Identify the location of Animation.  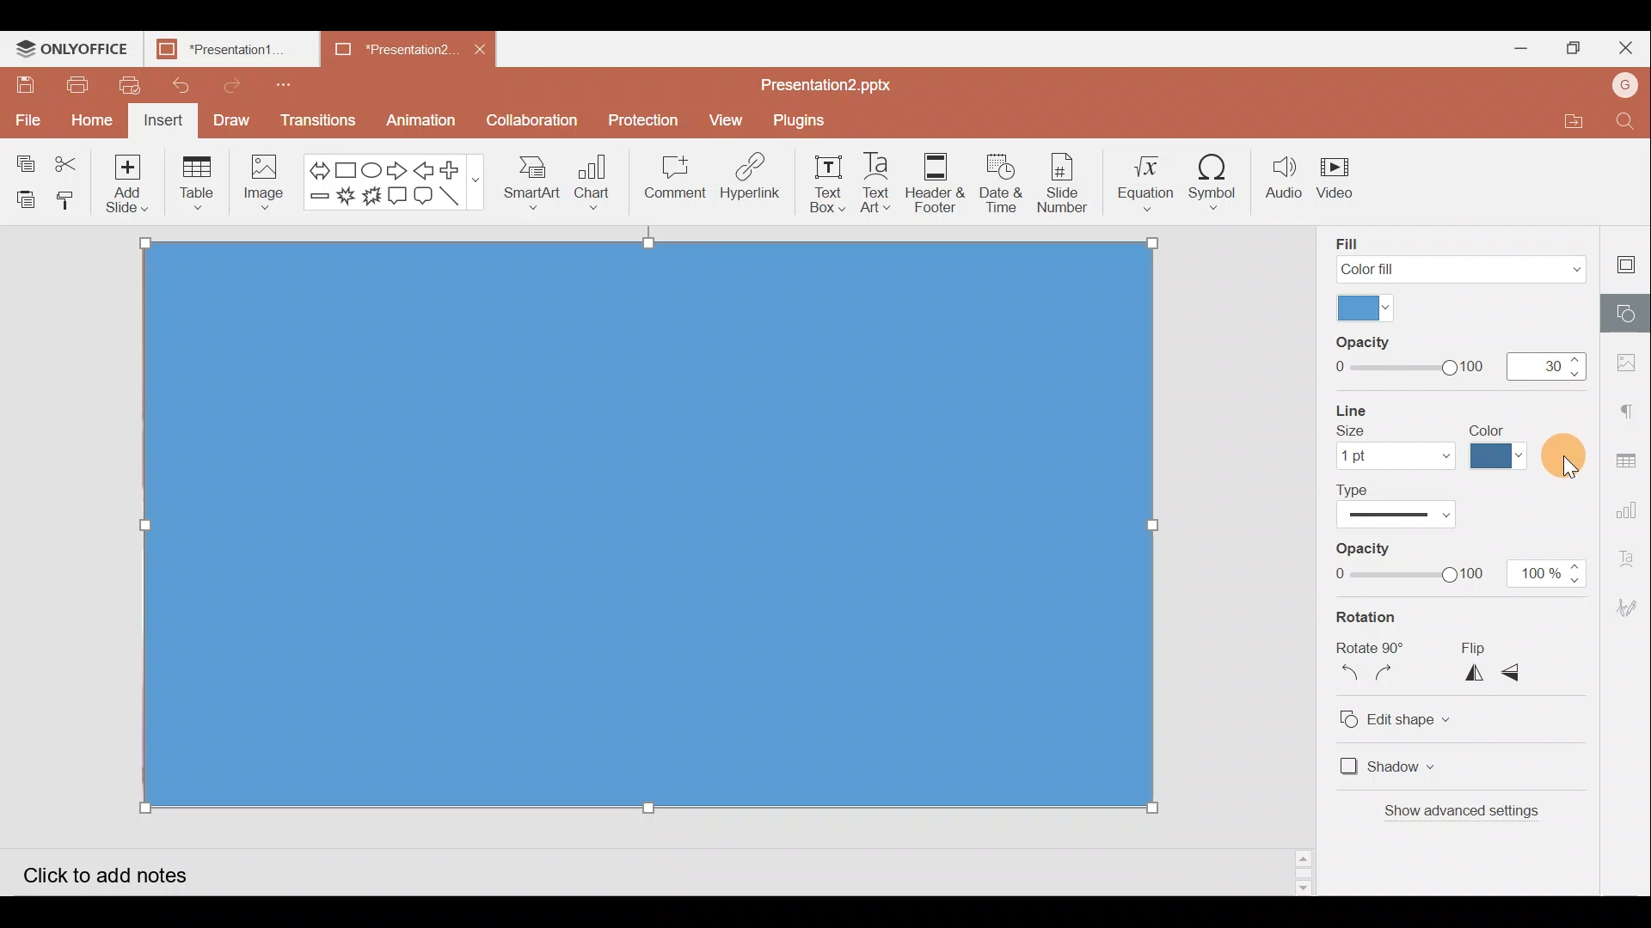
(427, 117).